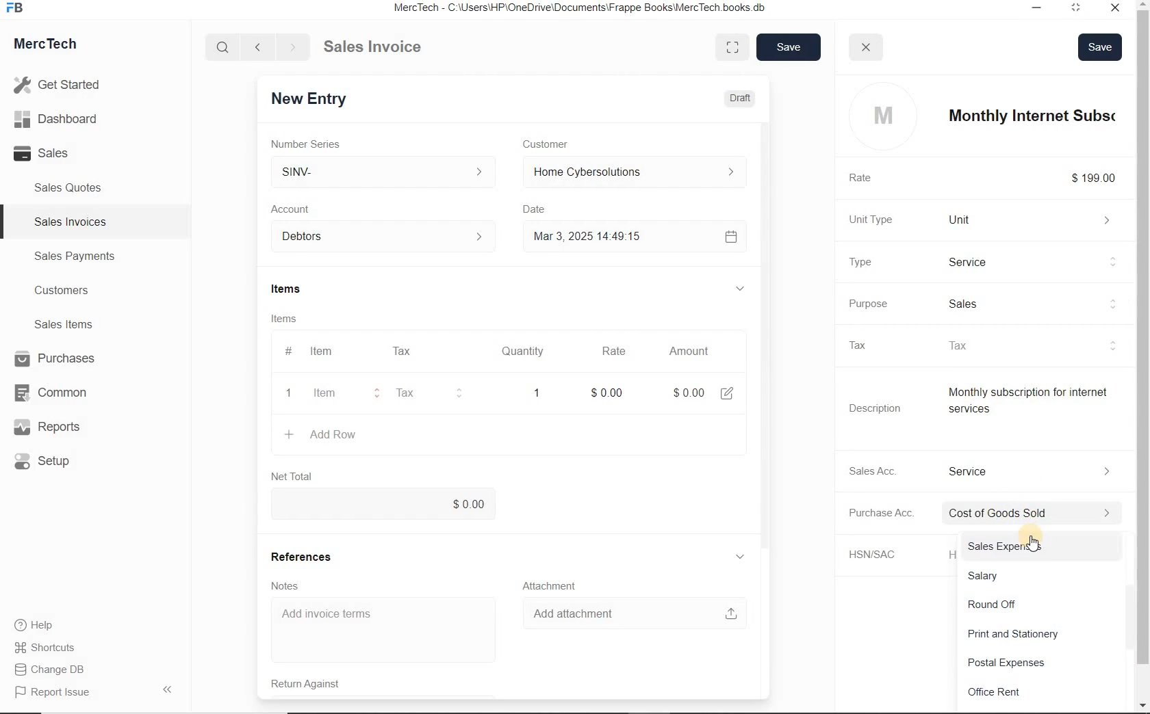  Describe the element at coordinates (1119, 10) in the screenshot. I see `Close` at that location.